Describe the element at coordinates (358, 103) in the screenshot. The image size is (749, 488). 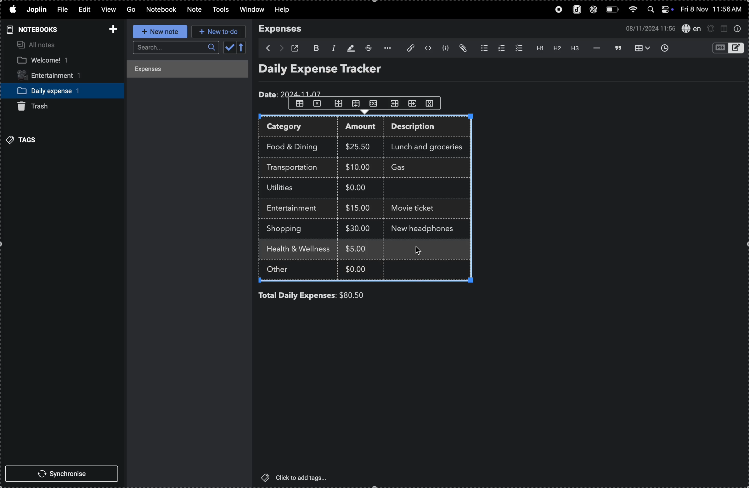
I see `add row down` at that location.